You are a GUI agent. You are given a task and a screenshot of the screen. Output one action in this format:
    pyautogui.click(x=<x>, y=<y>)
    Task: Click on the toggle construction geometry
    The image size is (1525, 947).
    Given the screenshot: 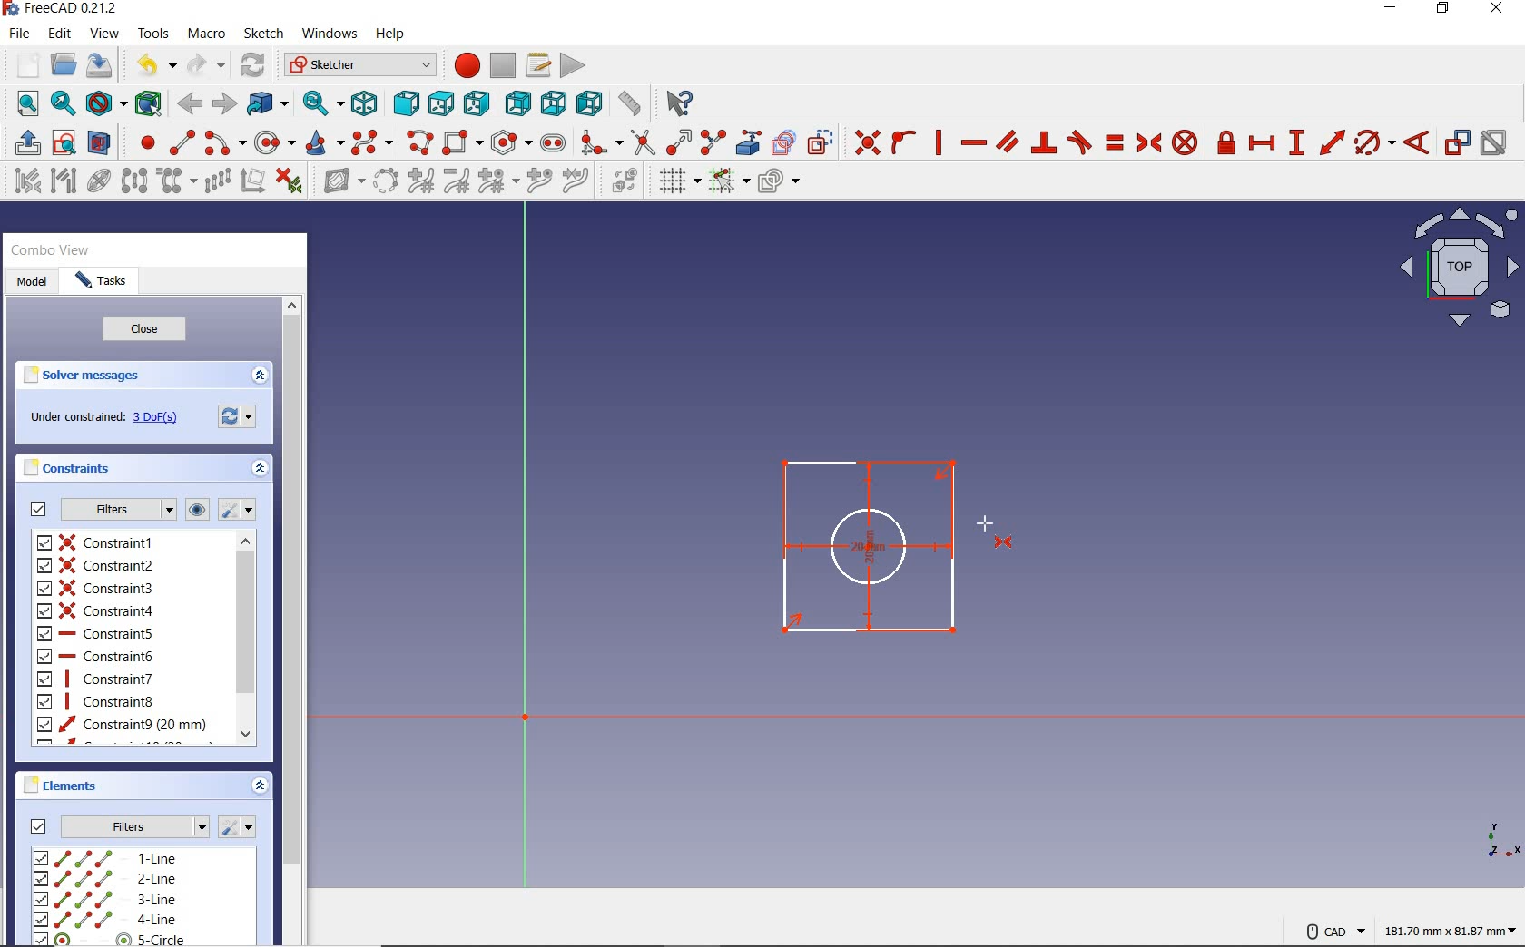 What is the action you would take?
    pyautogui.click(x=822, y=140)
    